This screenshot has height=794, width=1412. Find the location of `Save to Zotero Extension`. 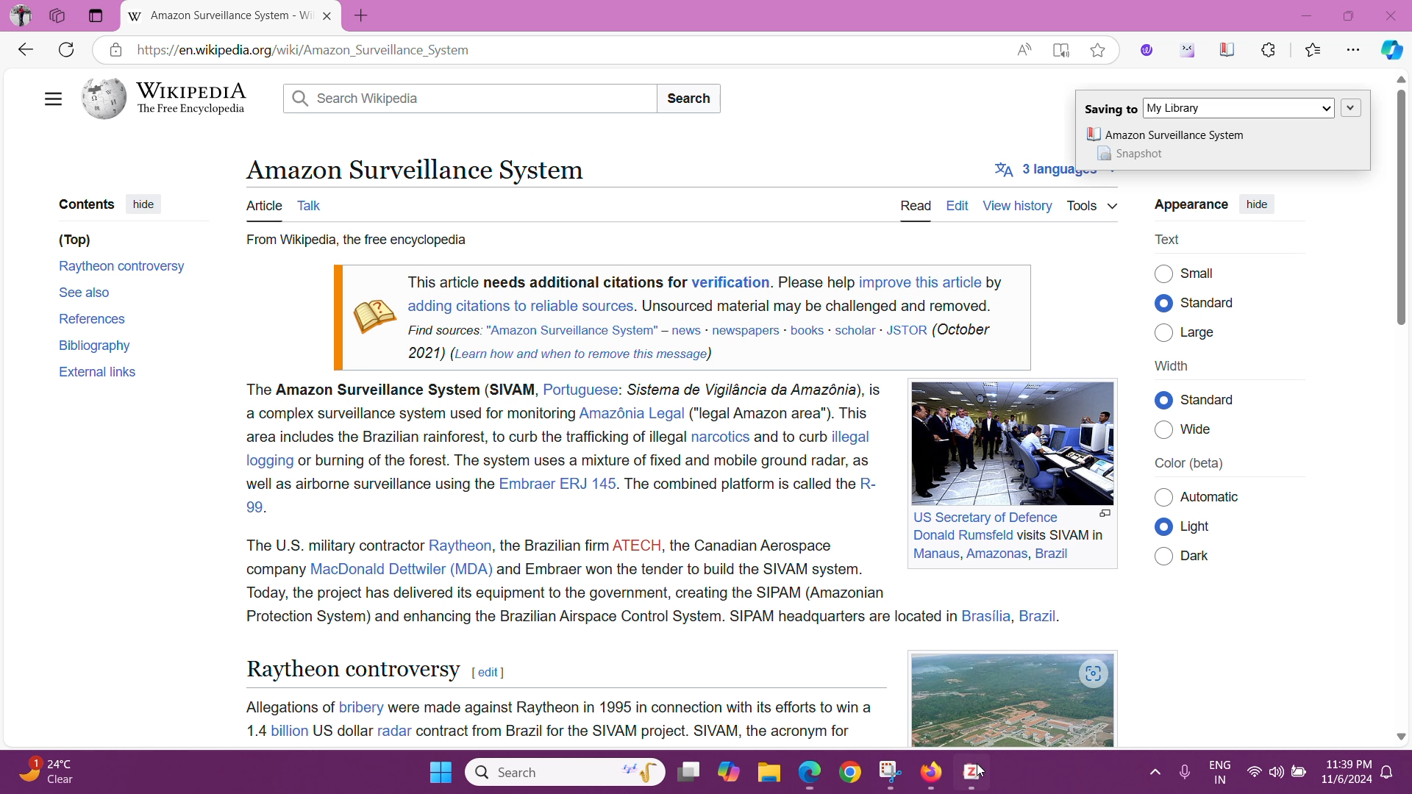

Save to Zotero Extension is located at coordinates (1227, 49).